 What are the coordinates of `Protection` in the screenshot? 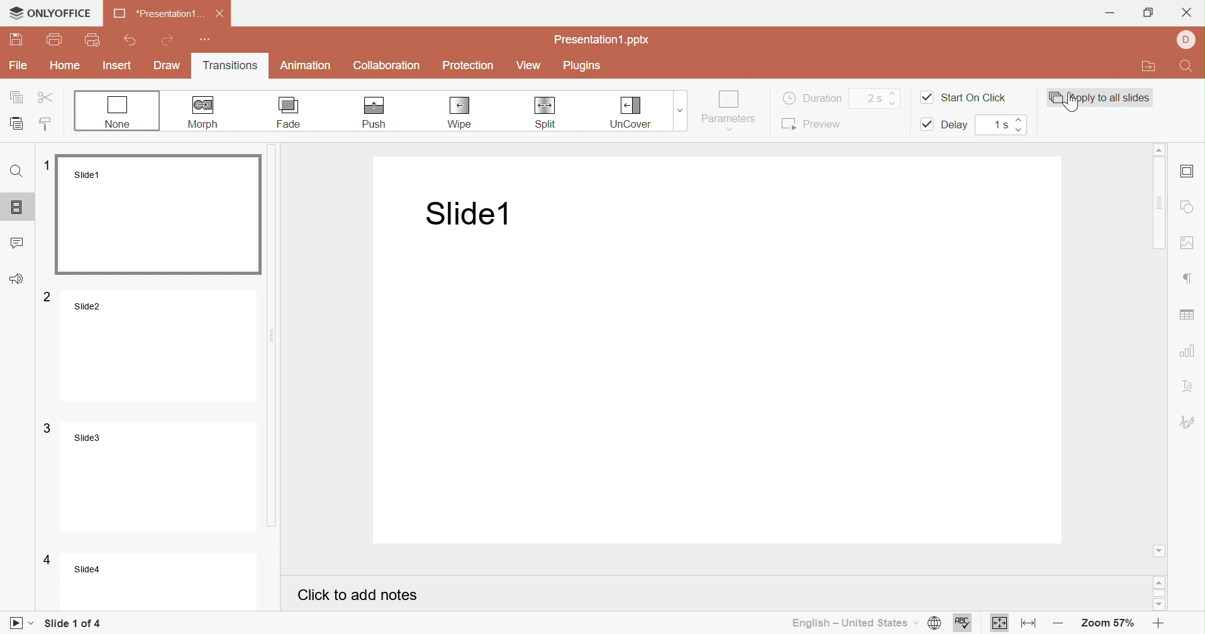 It's located at (469, 67).